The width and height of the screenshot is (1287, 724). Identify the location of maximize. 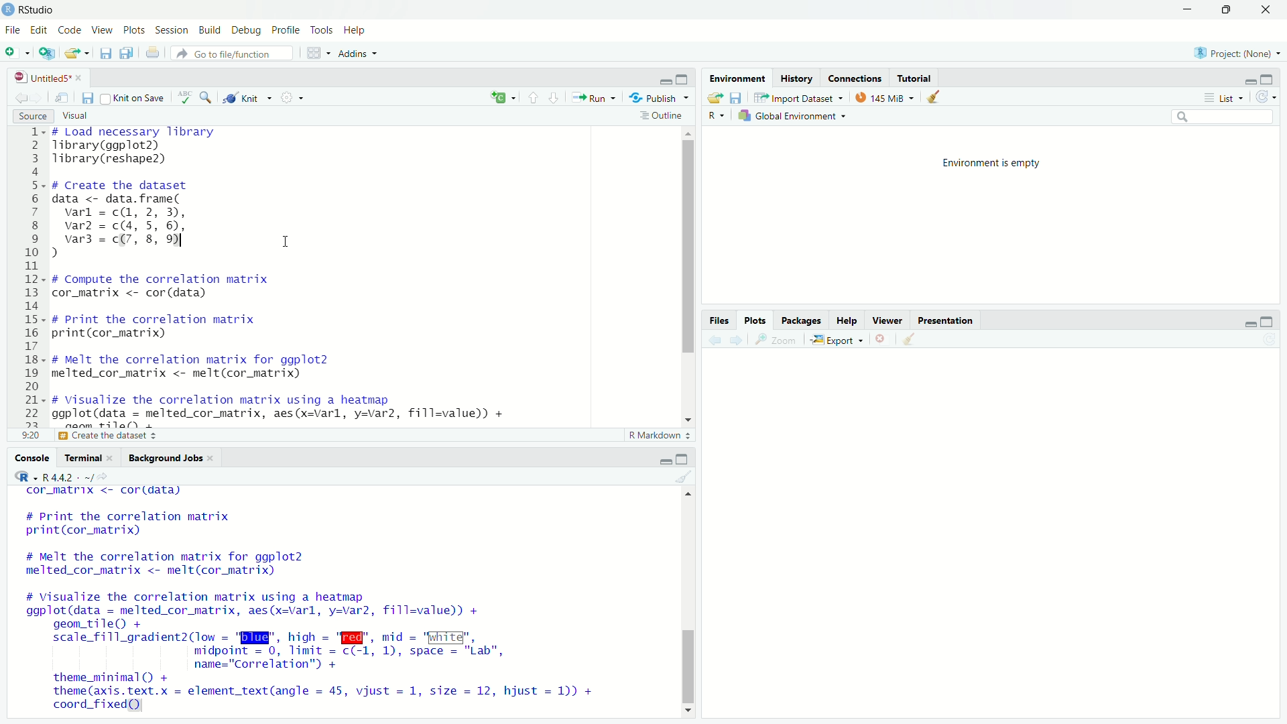
(1225, 9).